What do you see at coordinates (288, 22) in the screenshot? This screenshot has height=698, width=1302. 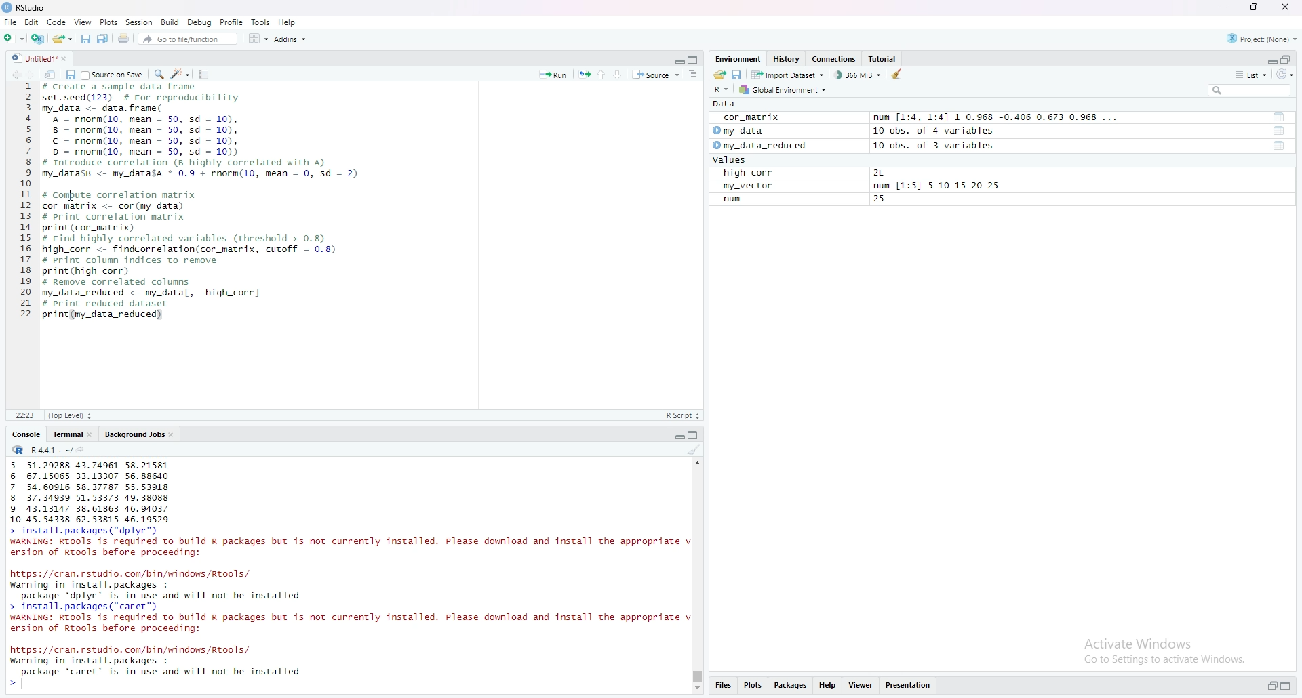 I see `Help` at bounding box center [288, 22].